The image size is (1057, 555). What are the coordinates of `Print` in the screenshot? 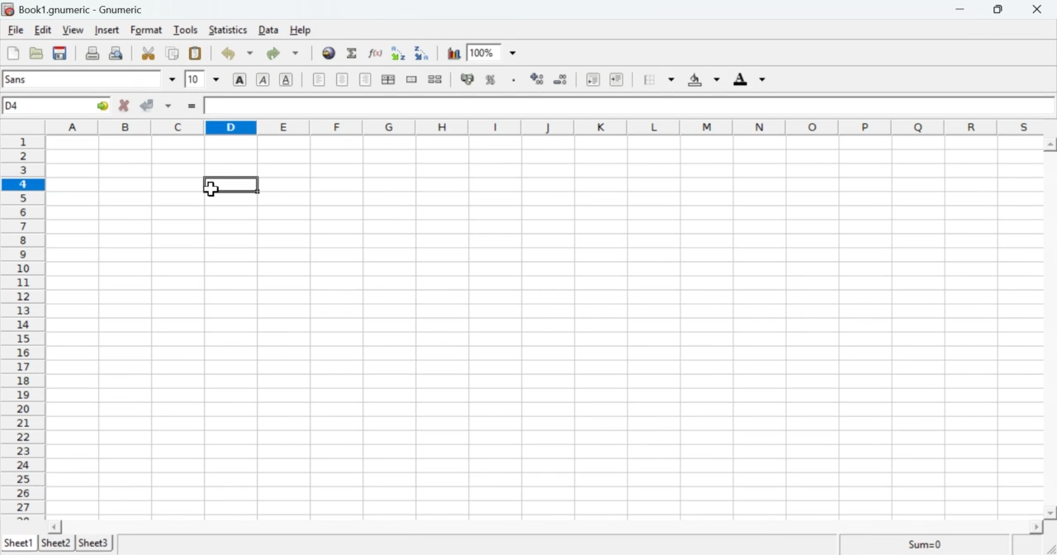 It's located at (93, 54).